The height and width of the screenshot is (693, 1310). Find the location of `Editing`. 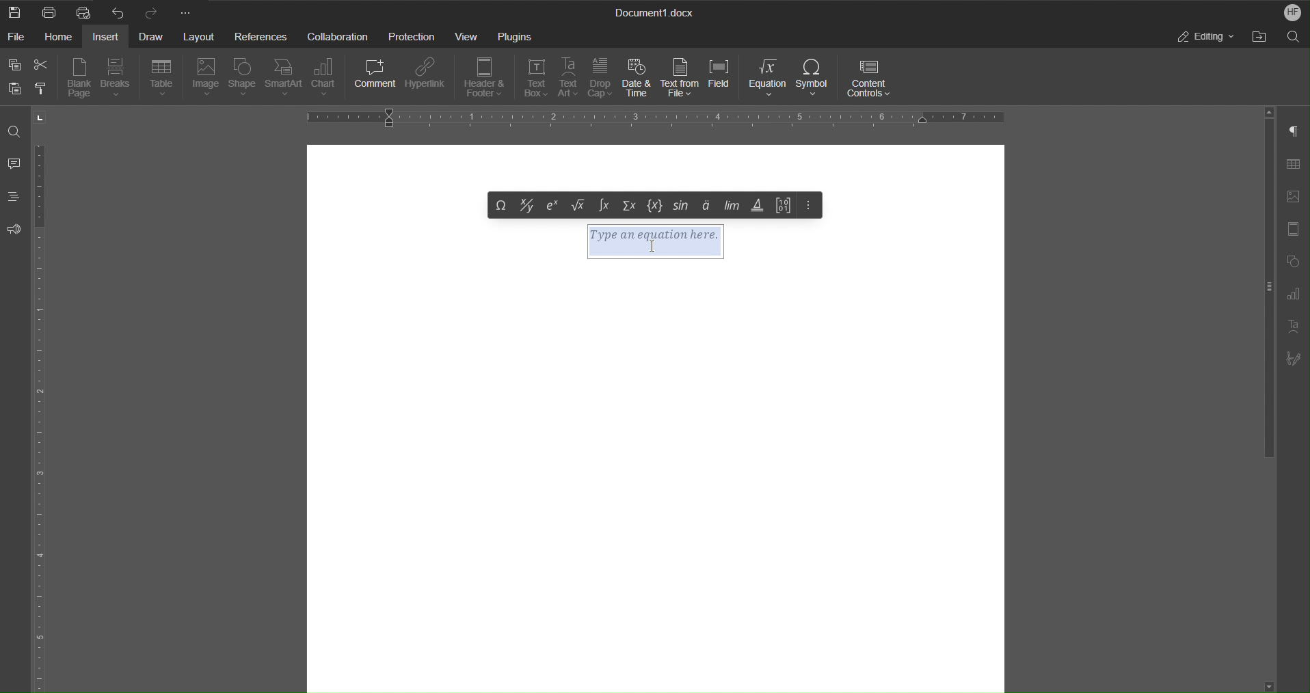

Editing is located at coordinates (1202, 38).